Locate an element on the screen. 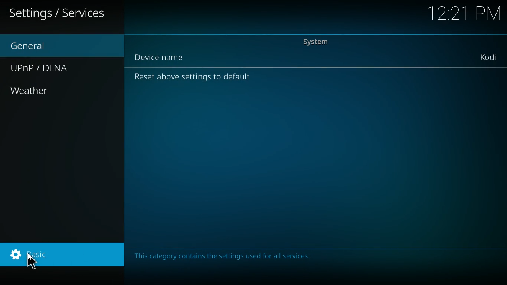 This screenshot has width=507, height=285. settings / services is located at coordinates (58, 13).